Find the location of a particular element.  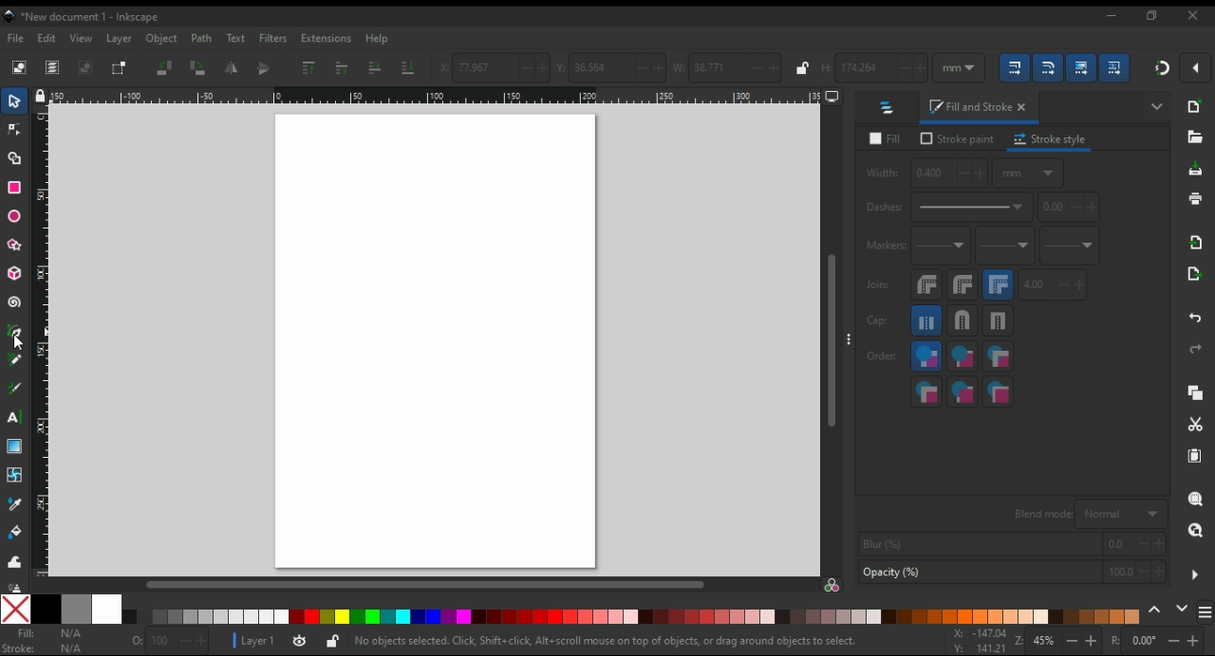

mid marker is located at coordinates (1007, 250).